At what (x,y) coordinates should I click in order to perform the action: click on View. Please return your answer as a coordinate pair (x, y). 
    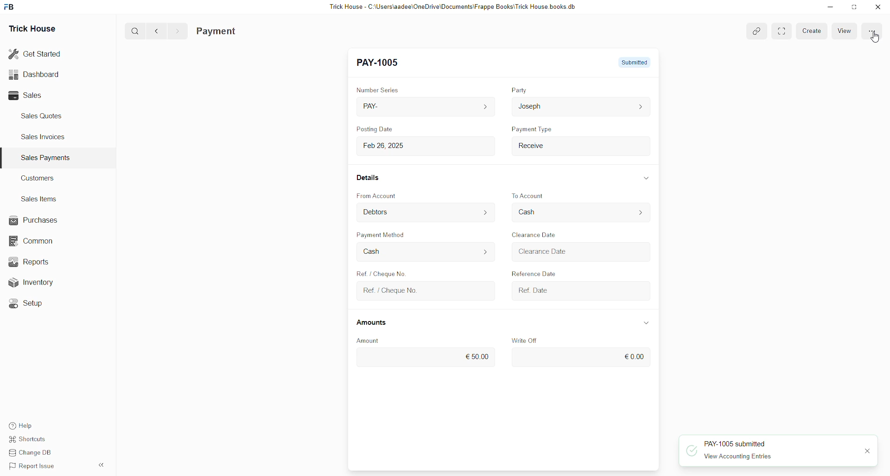
    Looking at the image, I should click on (845, 32).